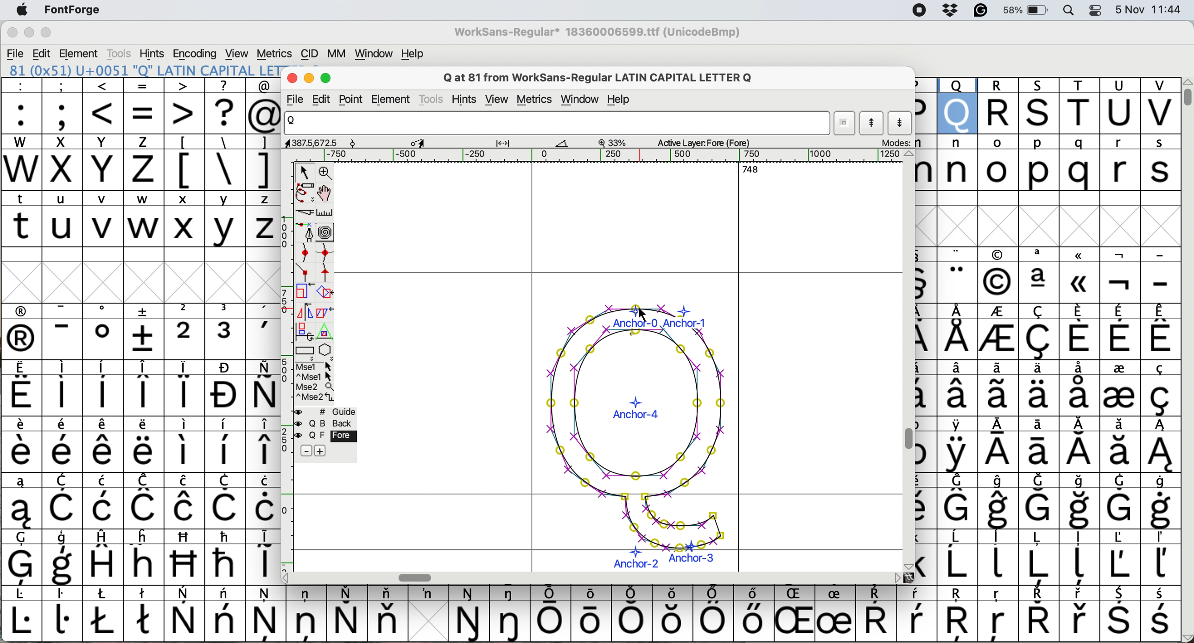 This screenshot has height=643, width=1194. Describe the element at coordinates (874, 125) in the screenshot. I see `show previous letter` at that location.